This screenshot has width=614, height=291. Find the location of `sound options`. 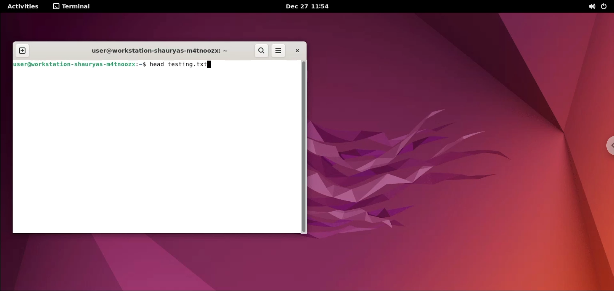

sound options is located at coordinates (592, 6).